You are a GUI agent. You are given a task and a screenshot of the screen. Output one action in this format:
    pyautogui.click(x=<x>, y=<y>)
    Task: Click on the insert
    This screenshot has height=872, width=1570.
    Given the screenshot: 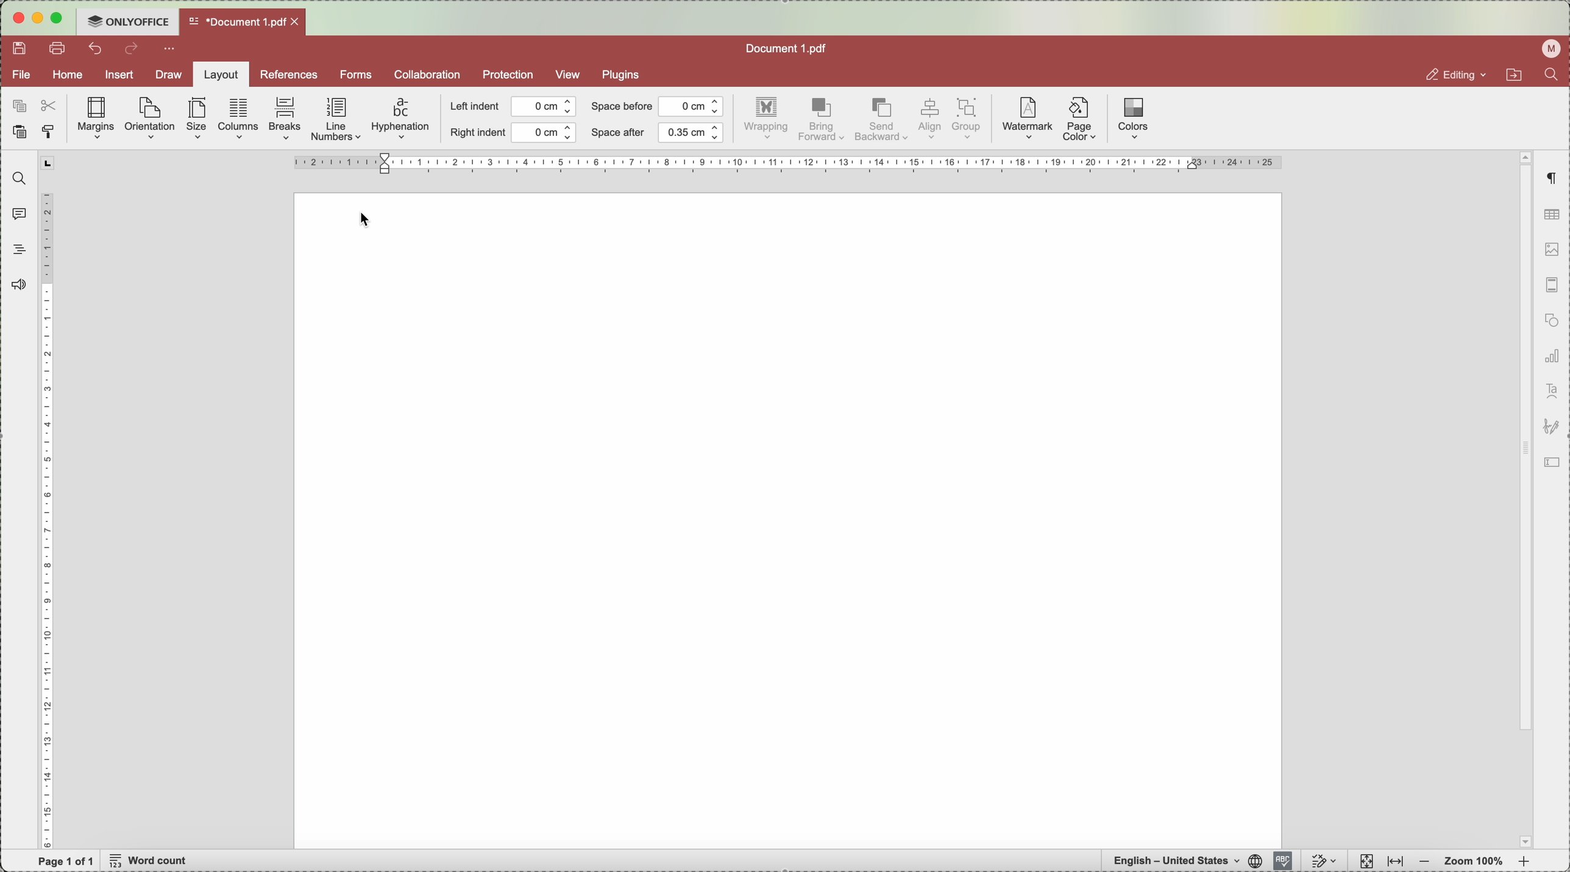 What is the action you would take?
    pyautogui.click(x=119, y=77)
    